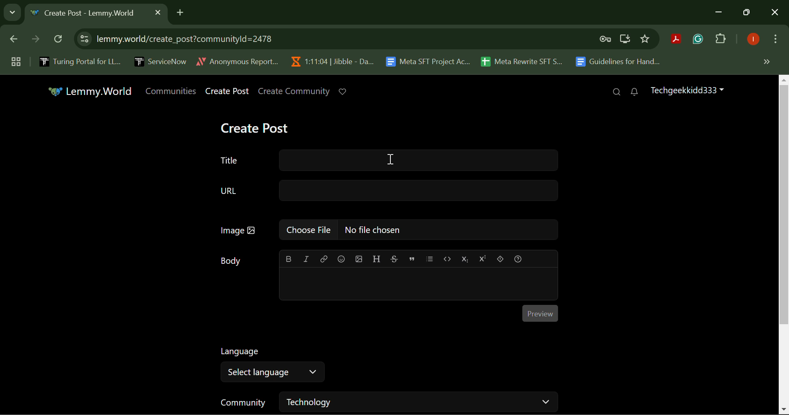 The image size is (789, 415). Describe the element at coordinates (342, 259) in the screenshot. I see `emoji` at that location.